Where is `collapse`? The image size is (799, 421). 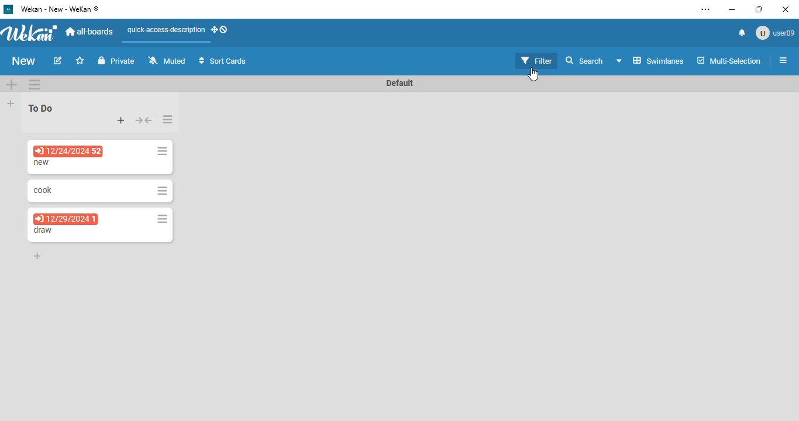 collapse is located at coordinates (144, 120).